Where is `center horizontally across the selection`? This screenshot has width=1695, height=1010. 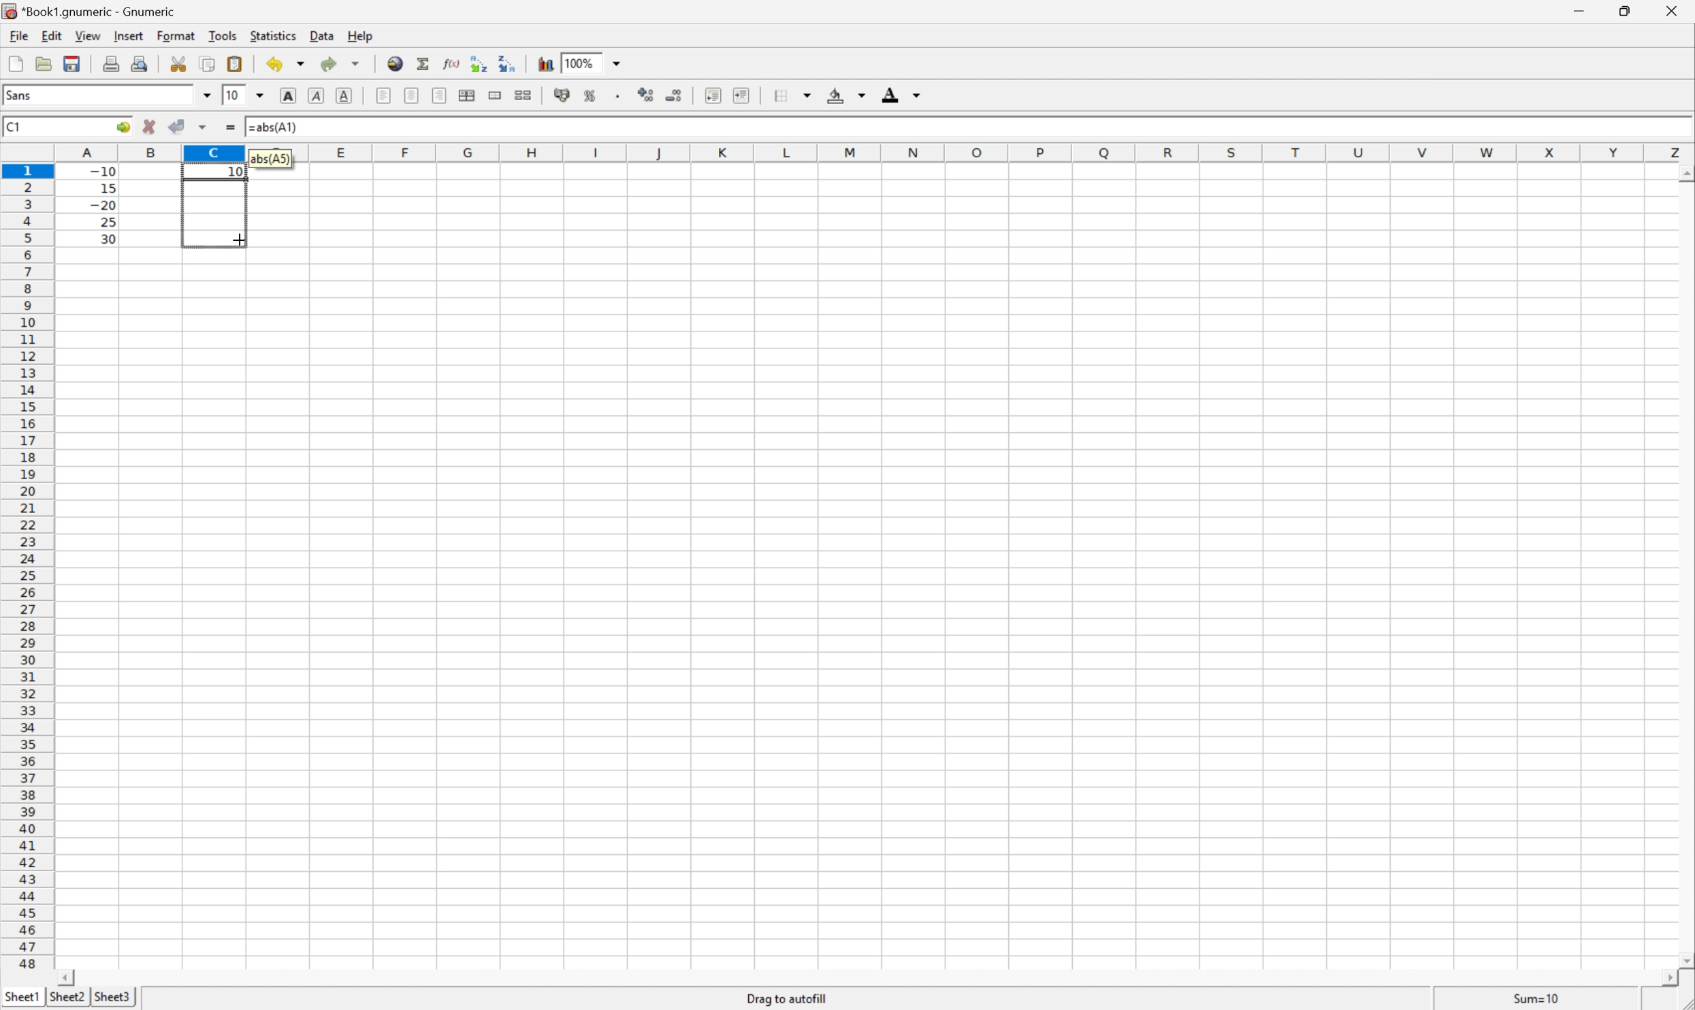 center horizontally across the selection is located at coordinates (468, 96).